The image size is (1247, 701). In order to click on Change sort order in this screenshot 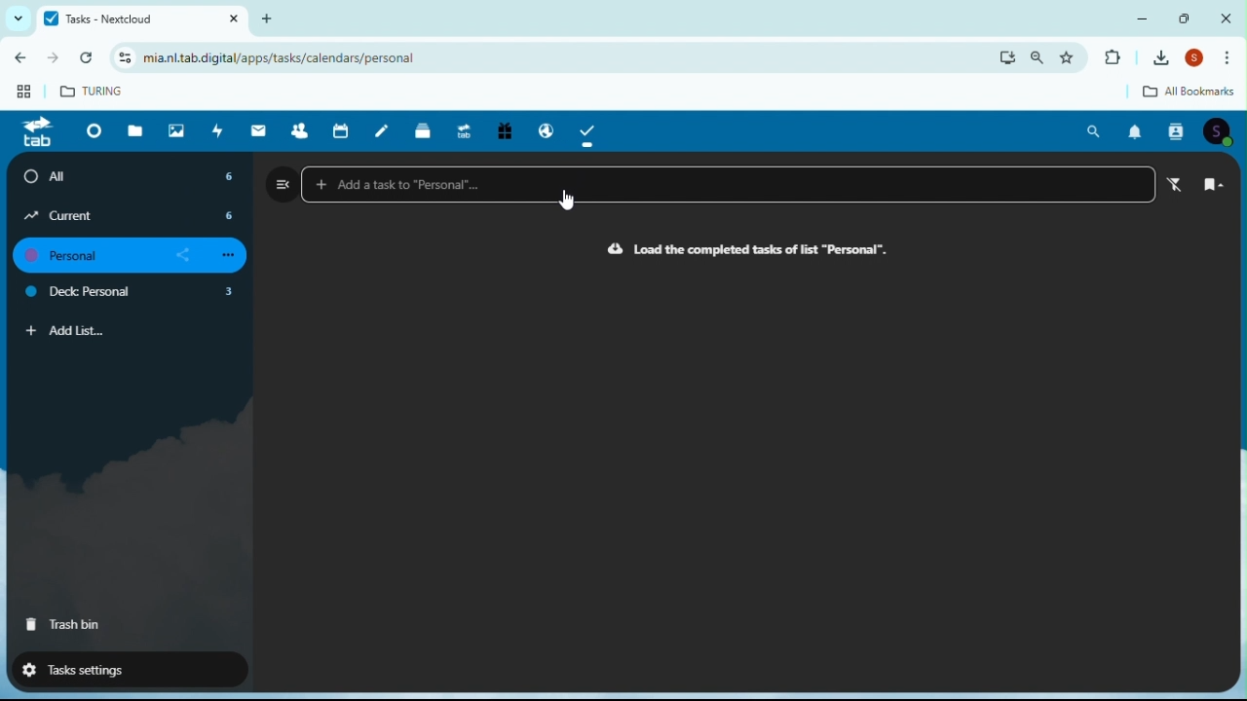, I will do `click(1214, 186)`.